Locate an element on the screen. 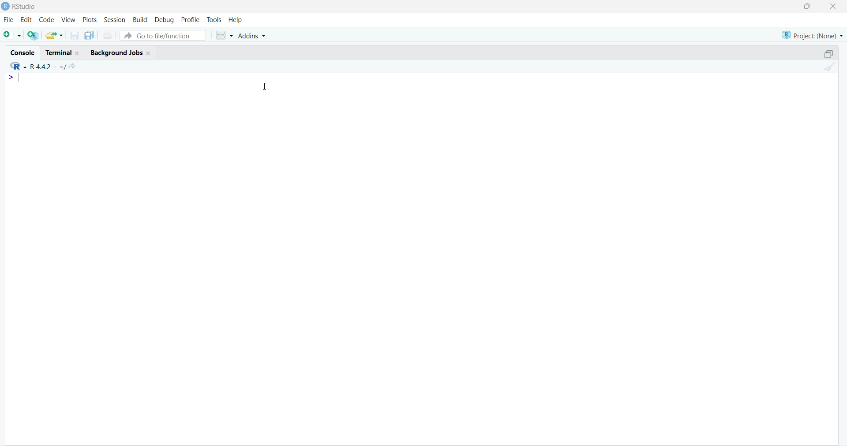  project (none) is located at coordinates (813, 35).